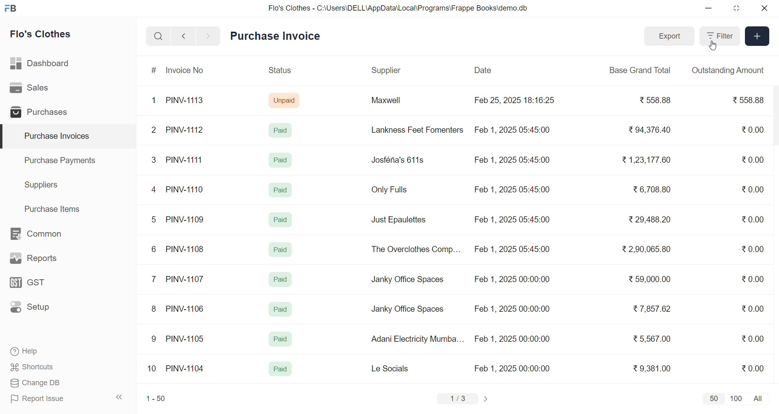 This screenshot has width=779, height=414. What do you see at coordinates (514, 129) in the screenshot?
I see `Feb 1, 2025 05:45:00` at bounding box center [514, 129].